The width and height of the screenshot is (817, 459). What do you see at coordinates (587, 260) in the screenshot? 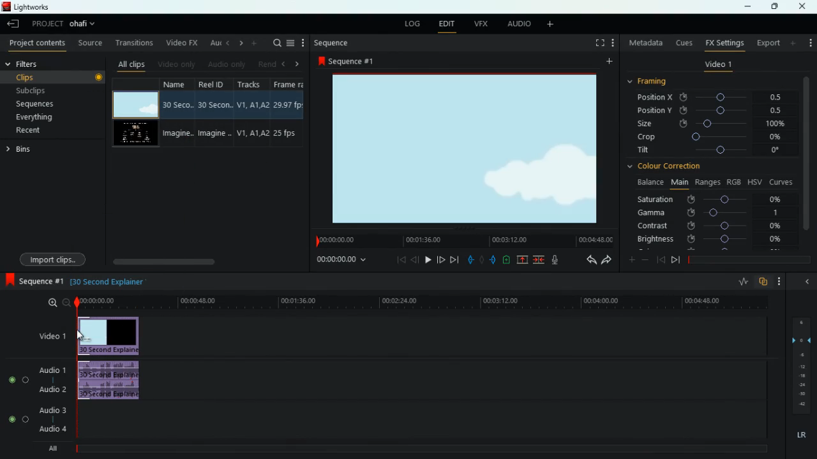
I see `back` at bounding box center [587, 260].